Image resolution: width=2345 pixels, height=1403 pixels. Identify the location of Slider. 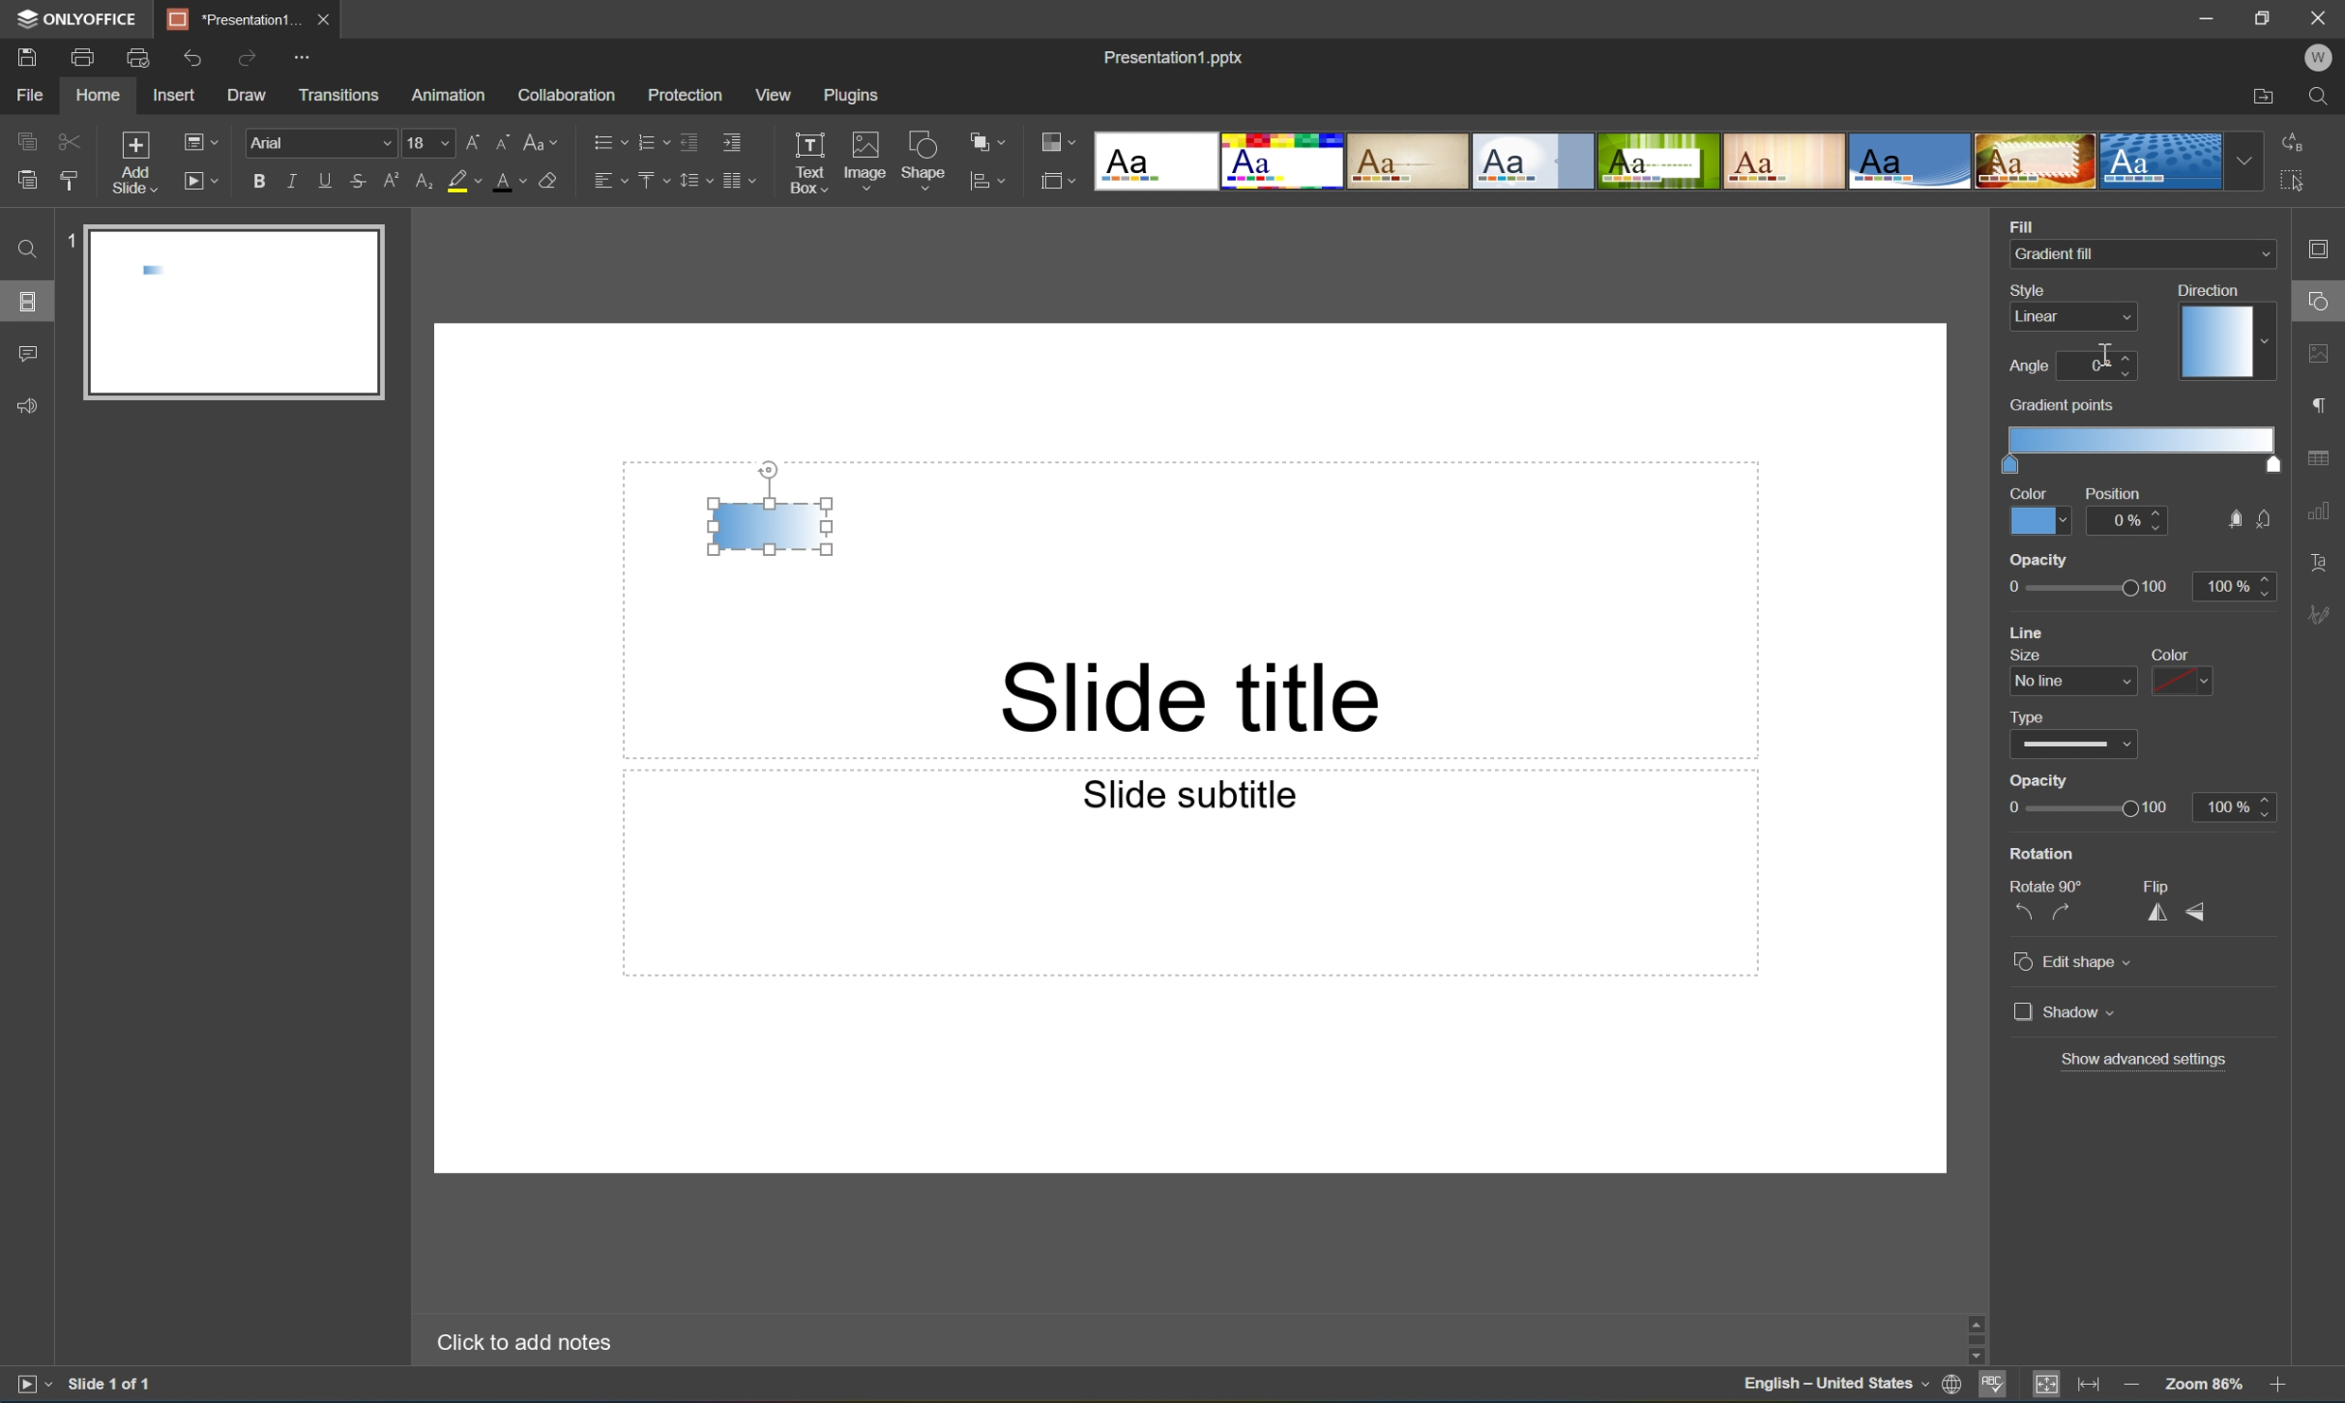
(2085, 809).